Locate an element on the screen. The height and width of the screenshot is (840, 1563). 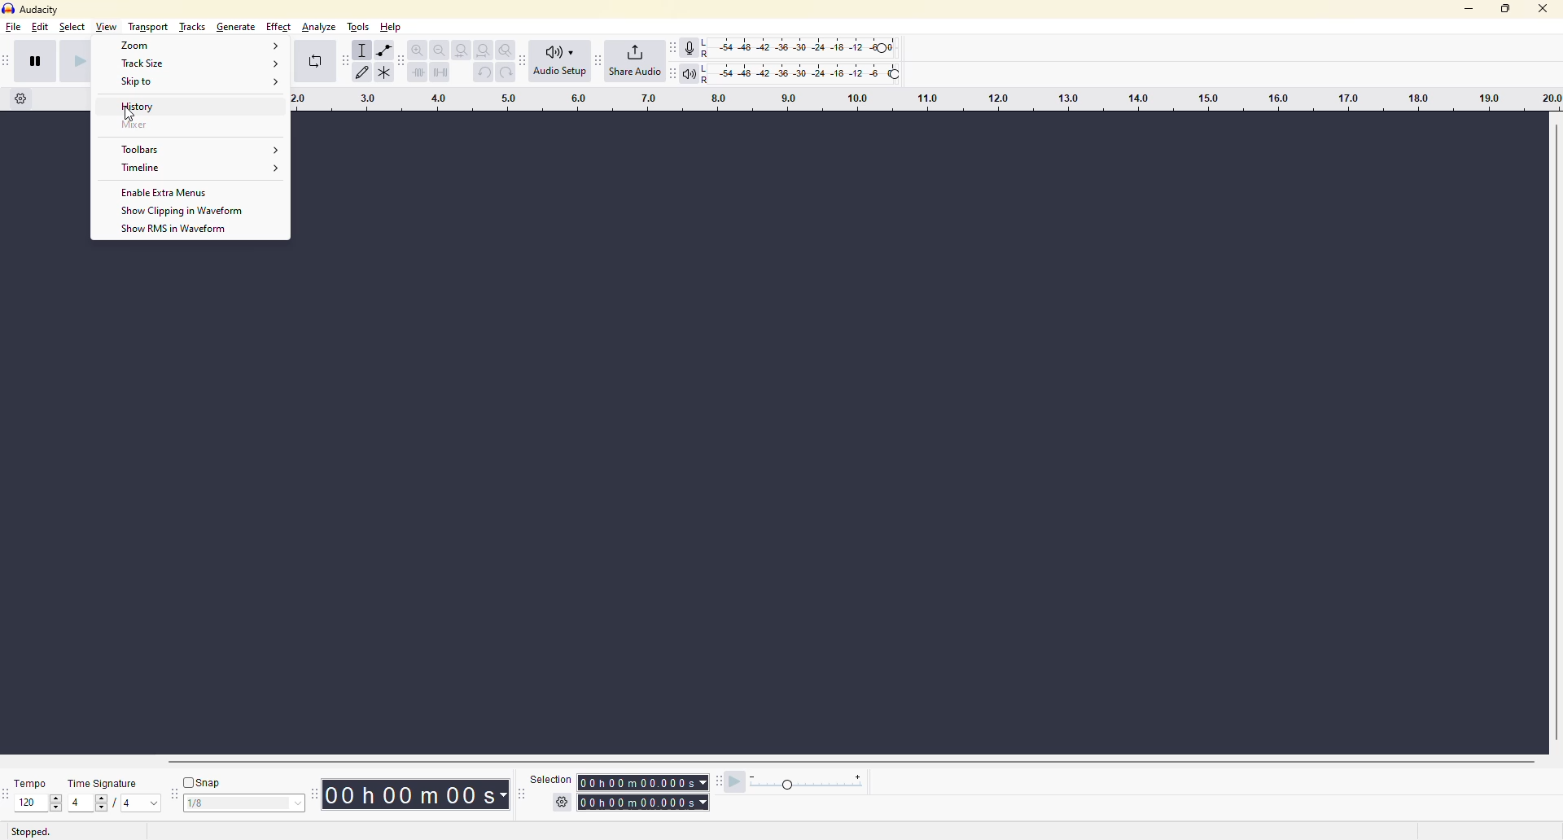
playback meter is located at coordinates (694, 72).